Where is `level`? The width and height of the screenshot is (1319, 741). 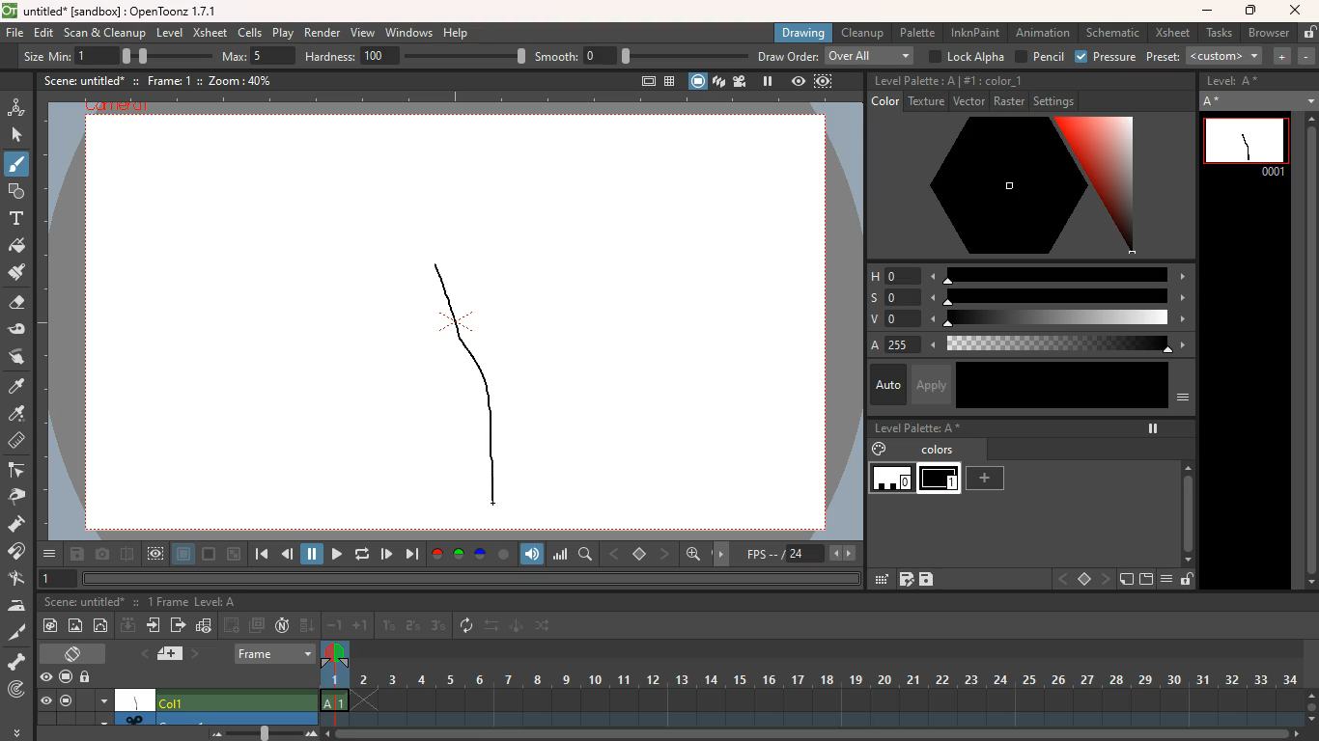 level is located at coordinates (892, 480).